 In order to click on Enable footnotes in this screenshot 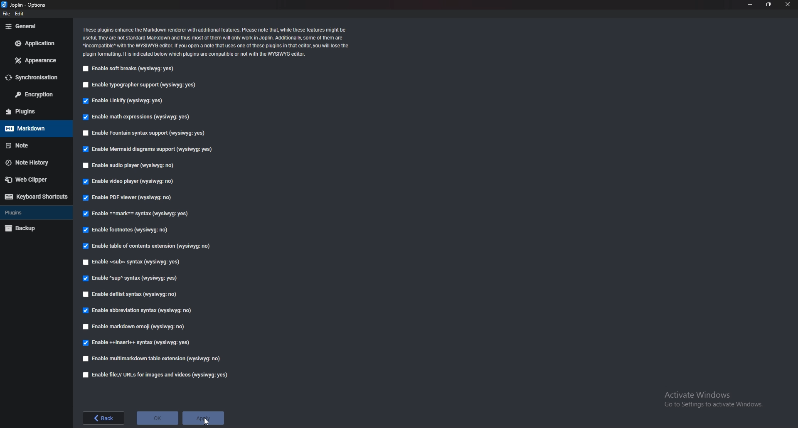, I will do `click(126, 231)`.